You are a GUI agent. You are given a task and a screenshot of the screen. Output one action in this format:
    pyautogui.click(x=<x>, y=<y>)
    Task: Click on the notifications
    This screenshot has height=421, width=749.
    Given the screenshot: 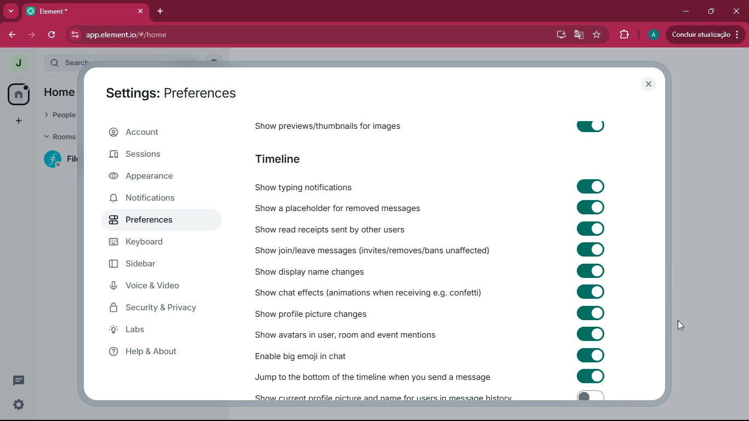 What is the action you would take?
    pyautogui.click(x=150, y=199)
    